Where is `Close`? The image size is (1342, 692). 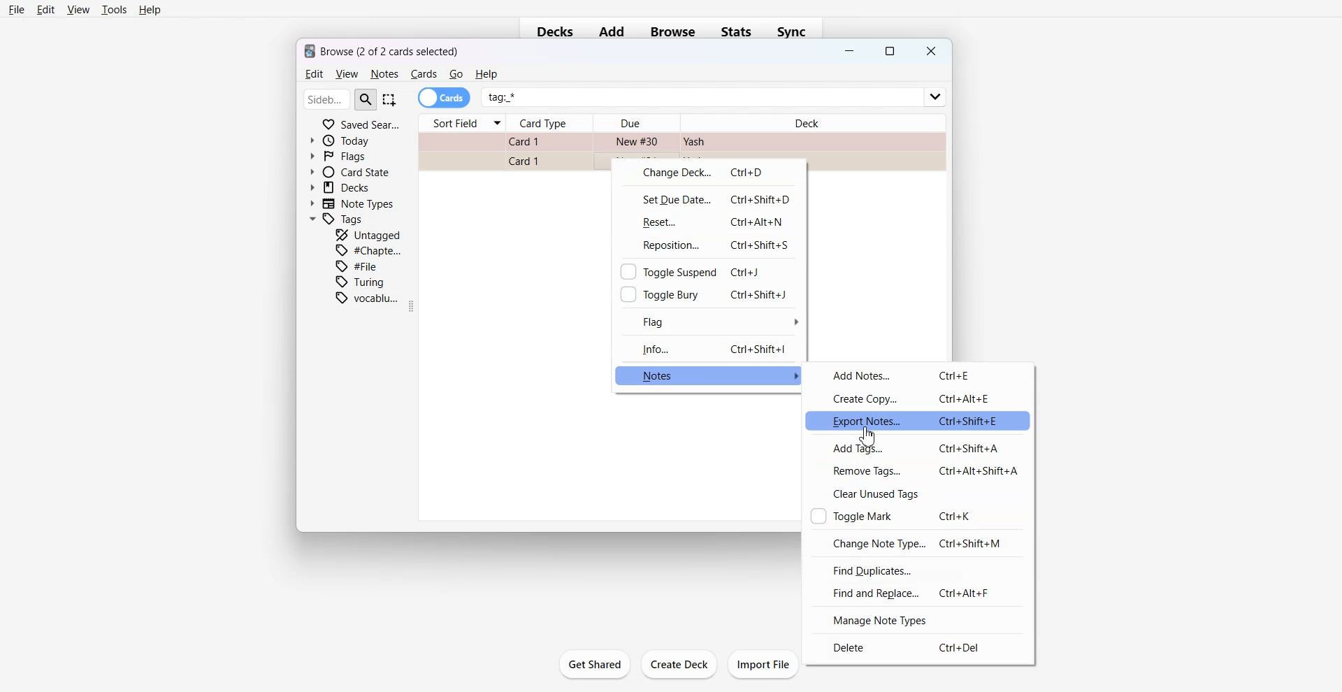 Close is located at coordinates (930, 51).